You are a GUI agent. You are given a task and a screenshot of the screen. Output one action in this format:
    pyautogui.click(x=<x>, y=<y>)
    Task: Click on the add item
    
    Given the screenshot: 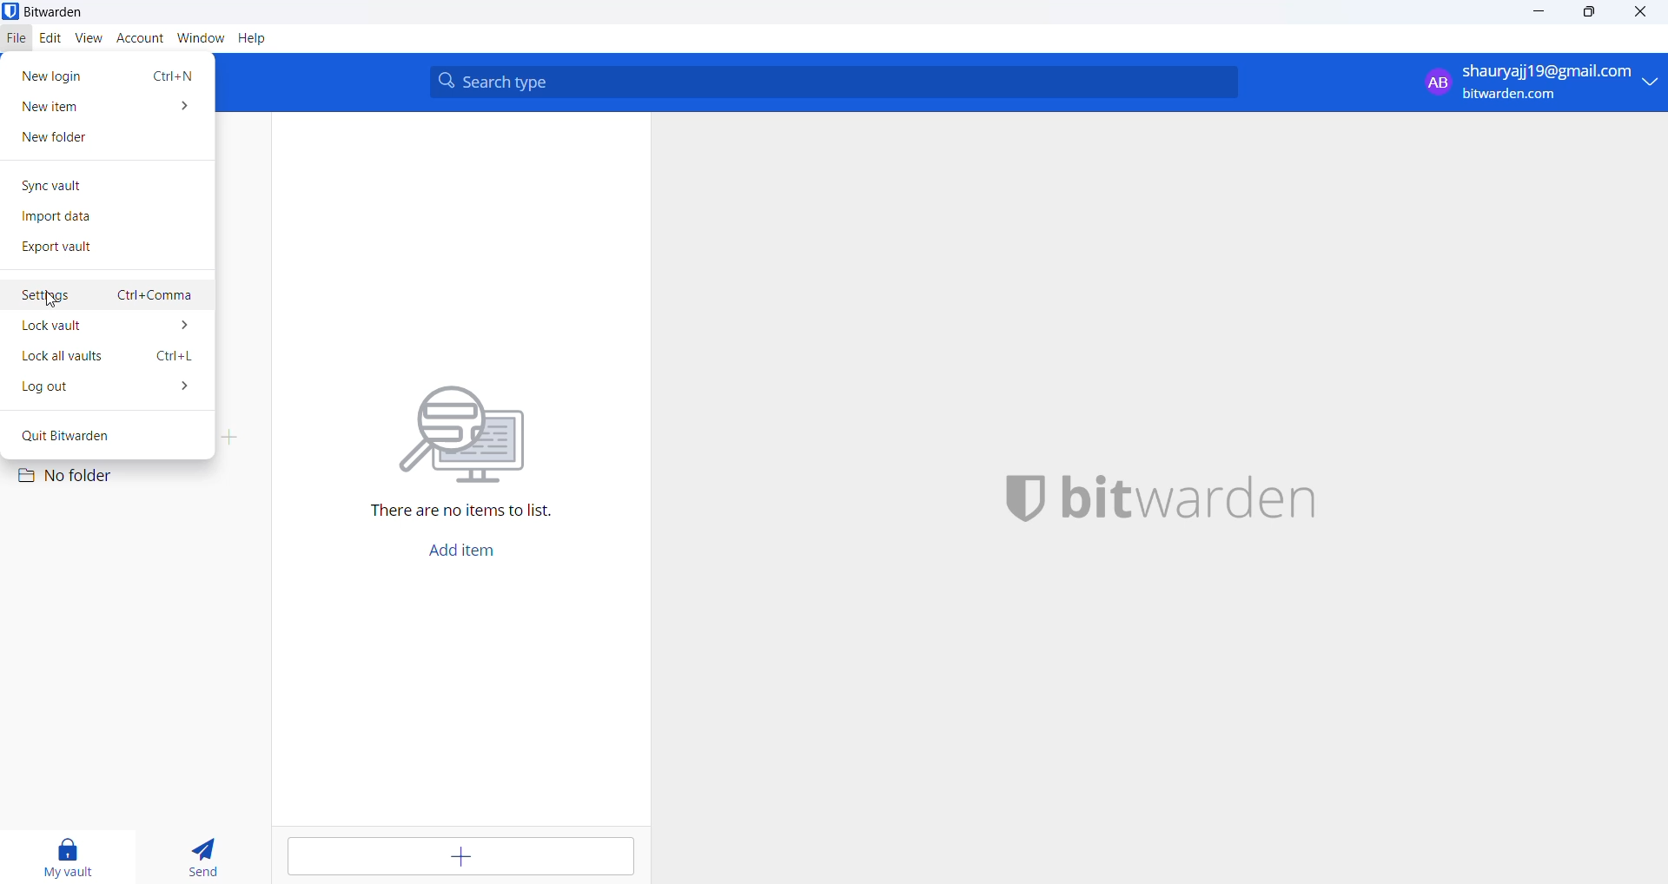 What is the action you would take?
    pyautogui.click(x=479, y=556)
    